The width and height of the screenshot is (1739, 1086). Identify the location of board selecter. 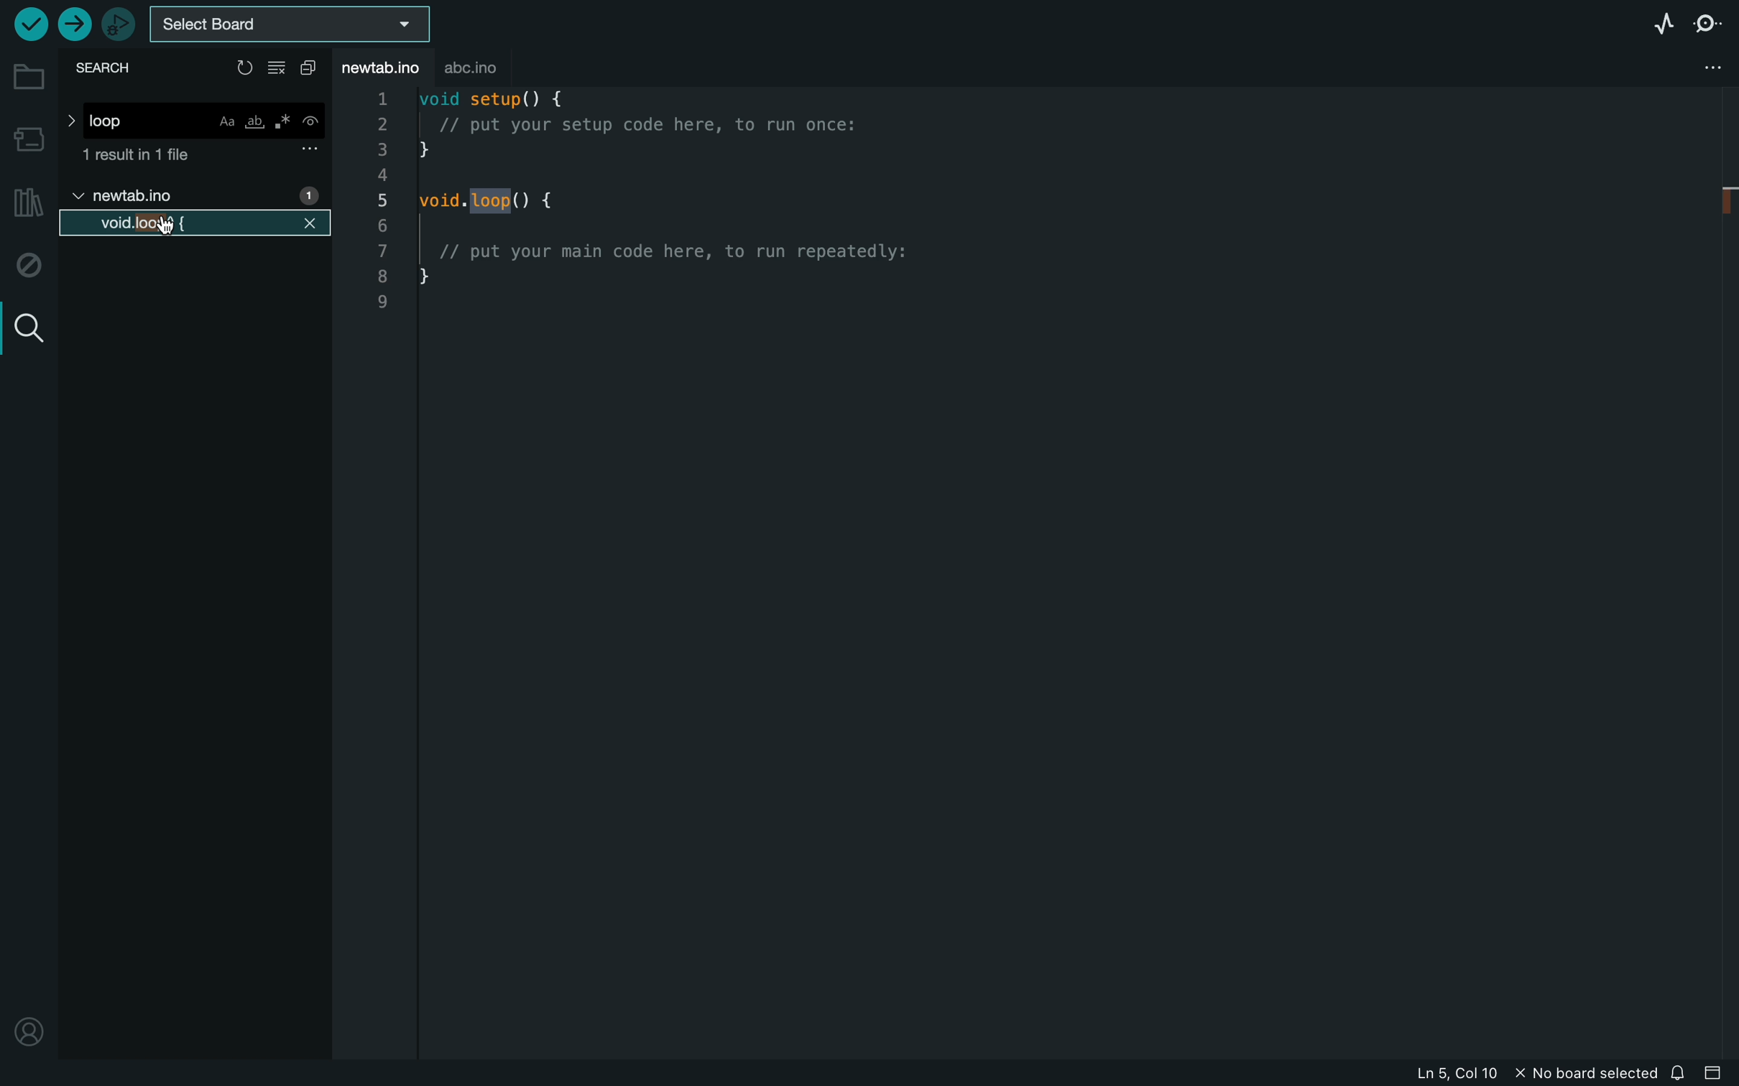
(297, 24).